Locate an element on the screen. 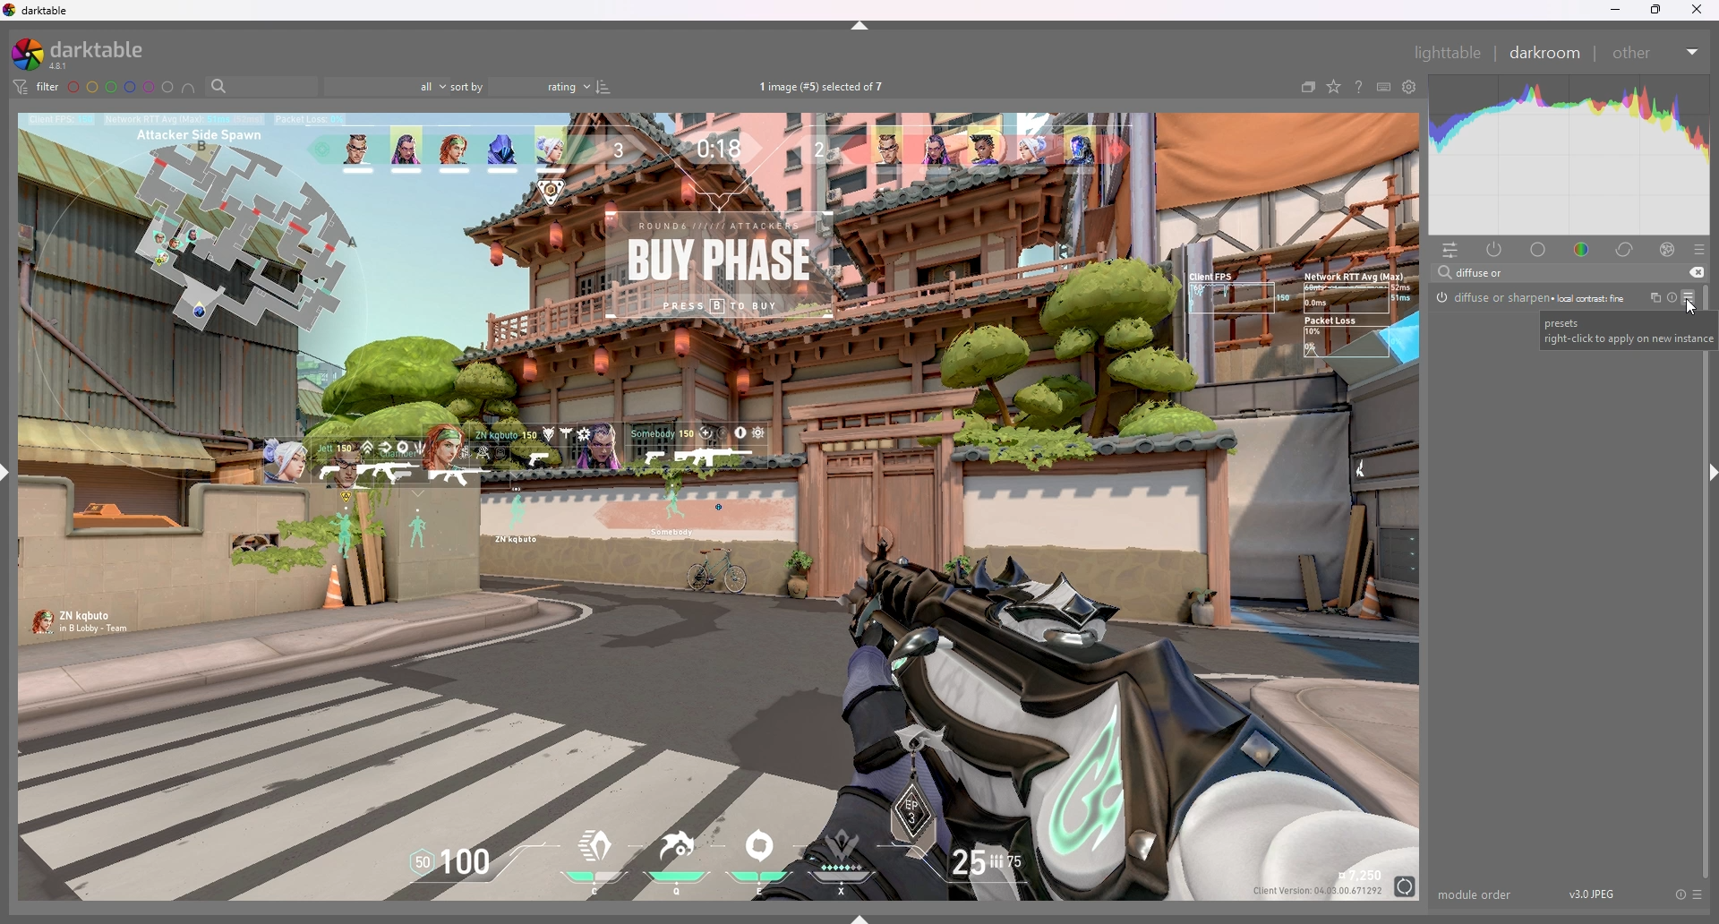 This screenshot has width=1719, height=924. collapse grouped images is located at coordinates (1309, 87).